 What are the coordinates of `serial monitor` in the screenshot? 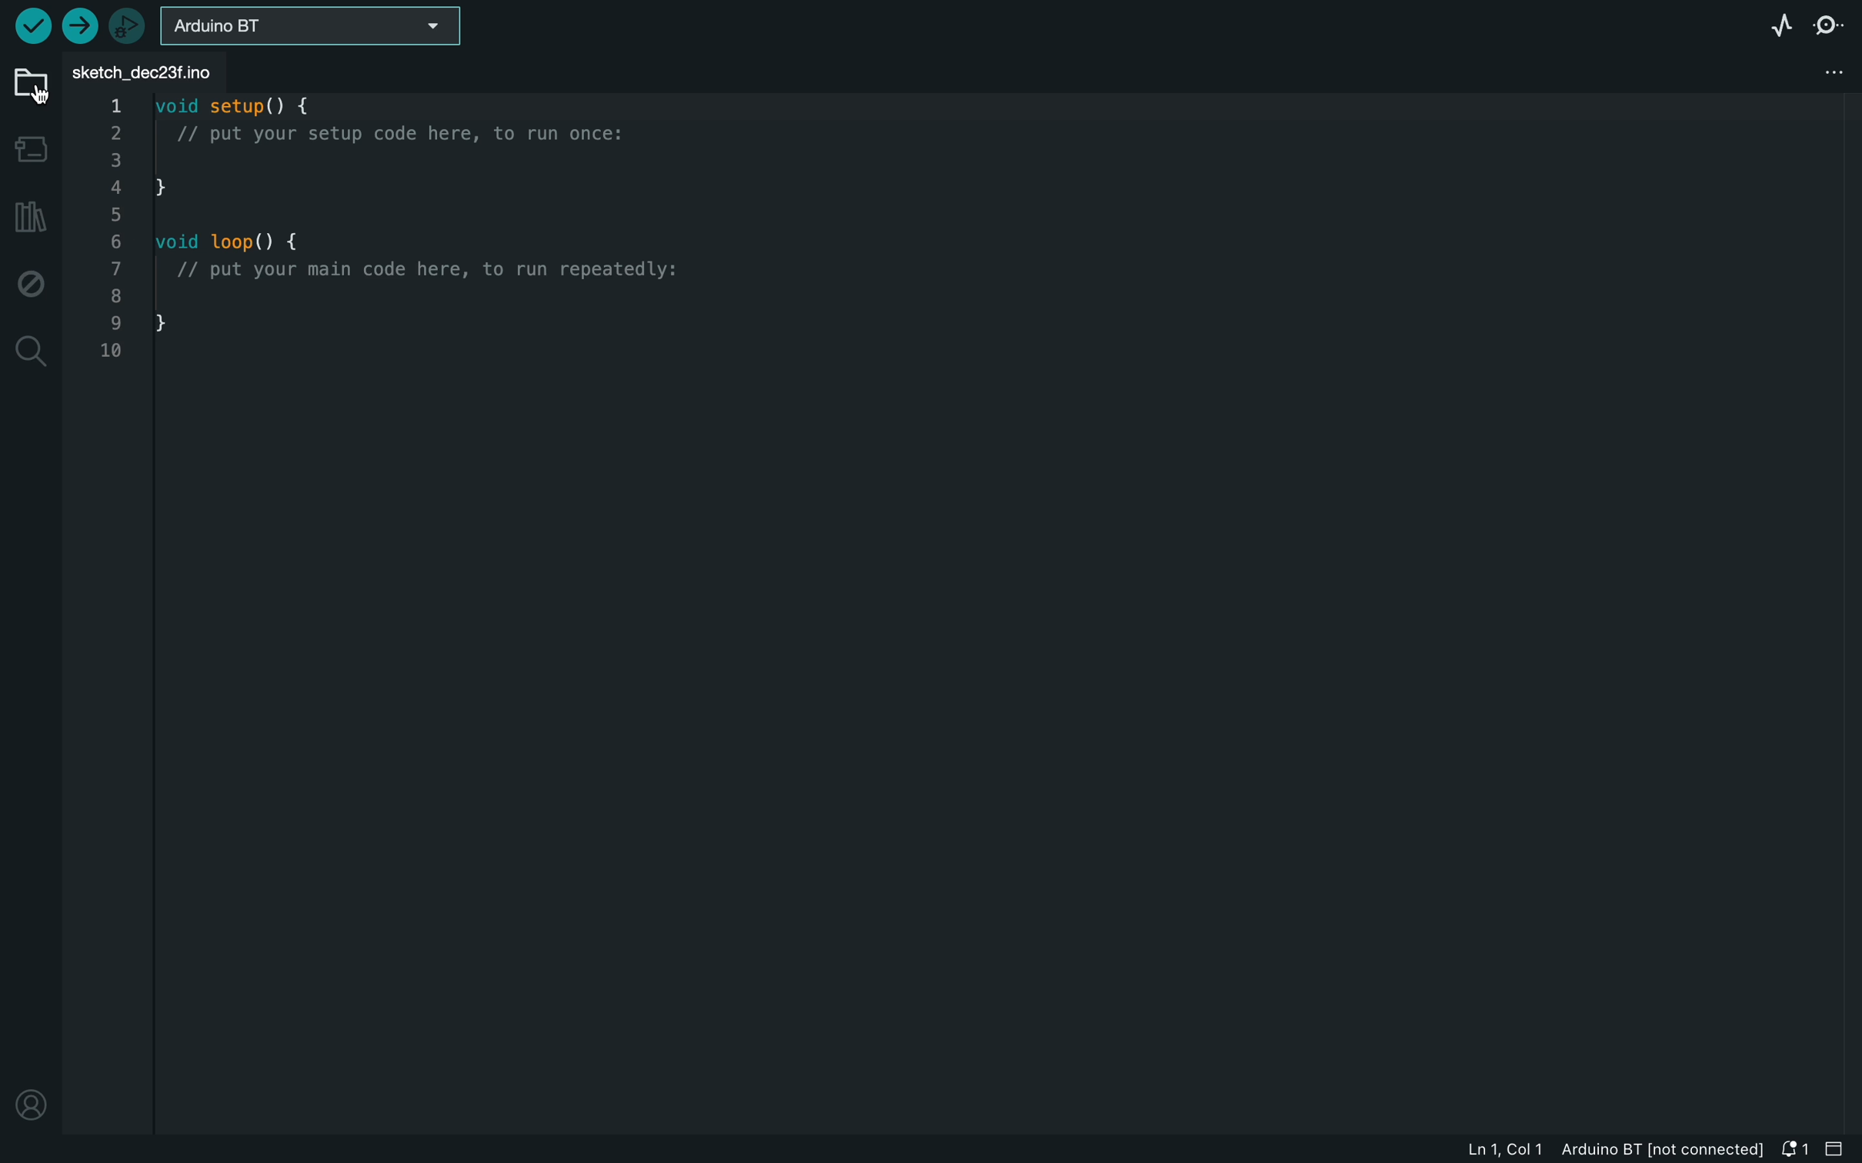 It's located at (1832, 24).